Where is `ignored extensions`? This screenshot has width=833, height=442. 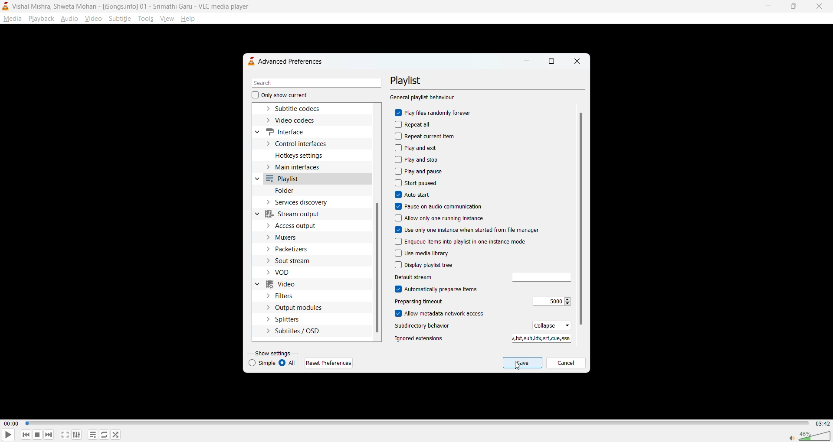 ignored extensions is located at coordinates (420, 338).